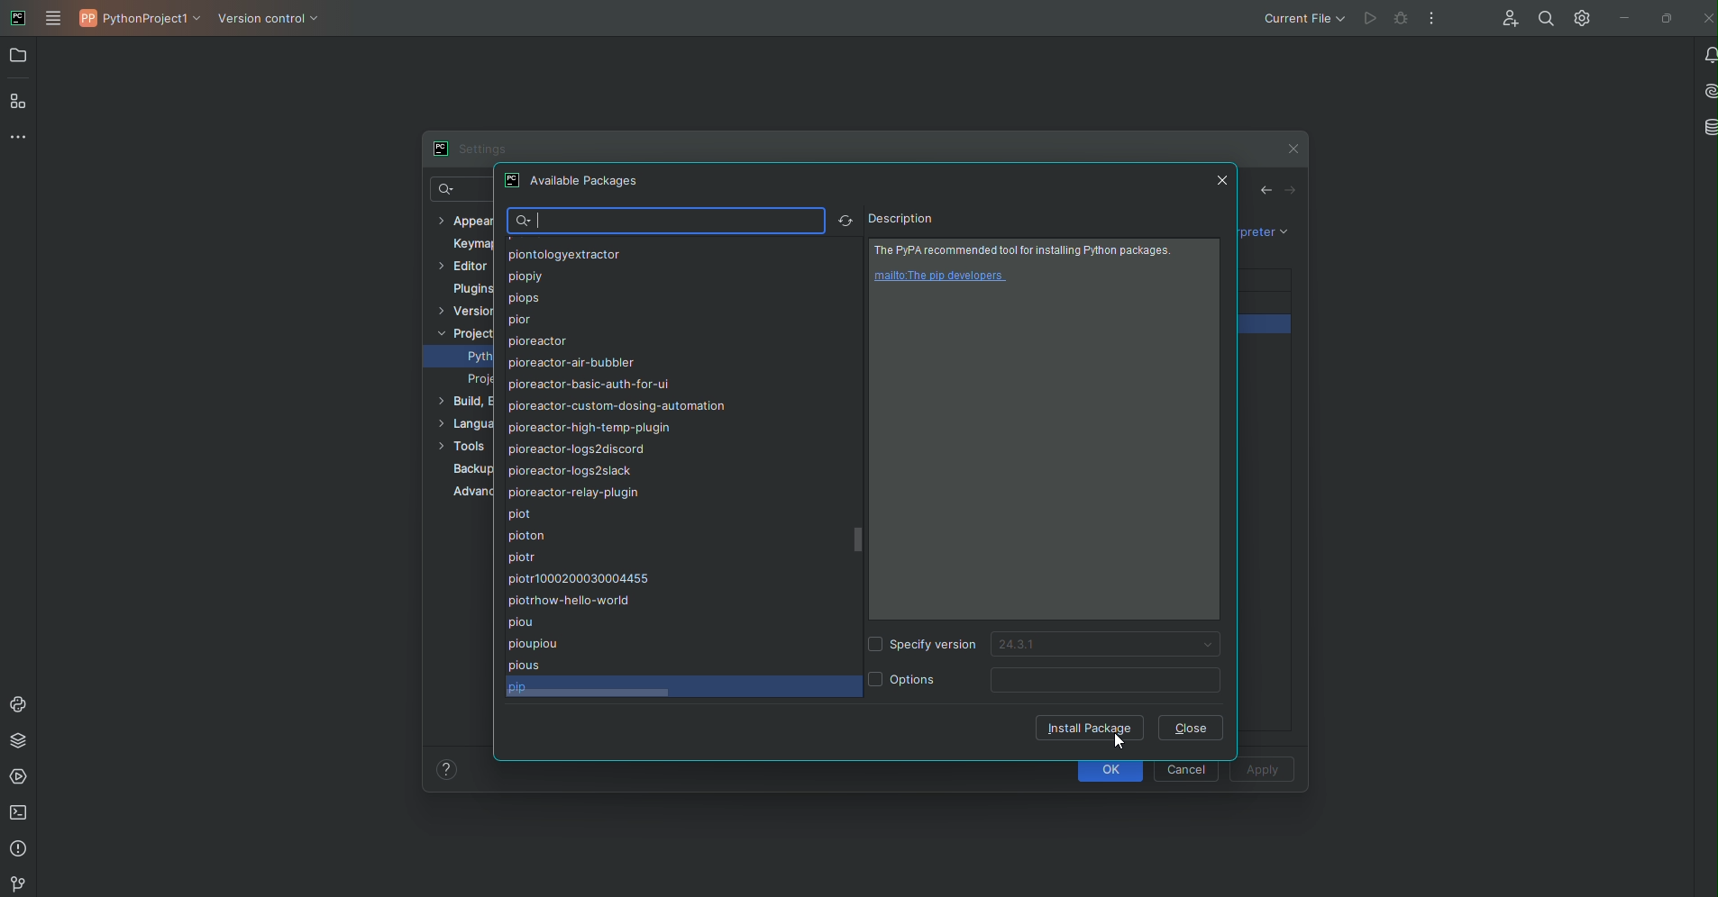 Image resolution: width=1718 pixels, height=897 pixels. I want to click on Close, so click(1291, 149).